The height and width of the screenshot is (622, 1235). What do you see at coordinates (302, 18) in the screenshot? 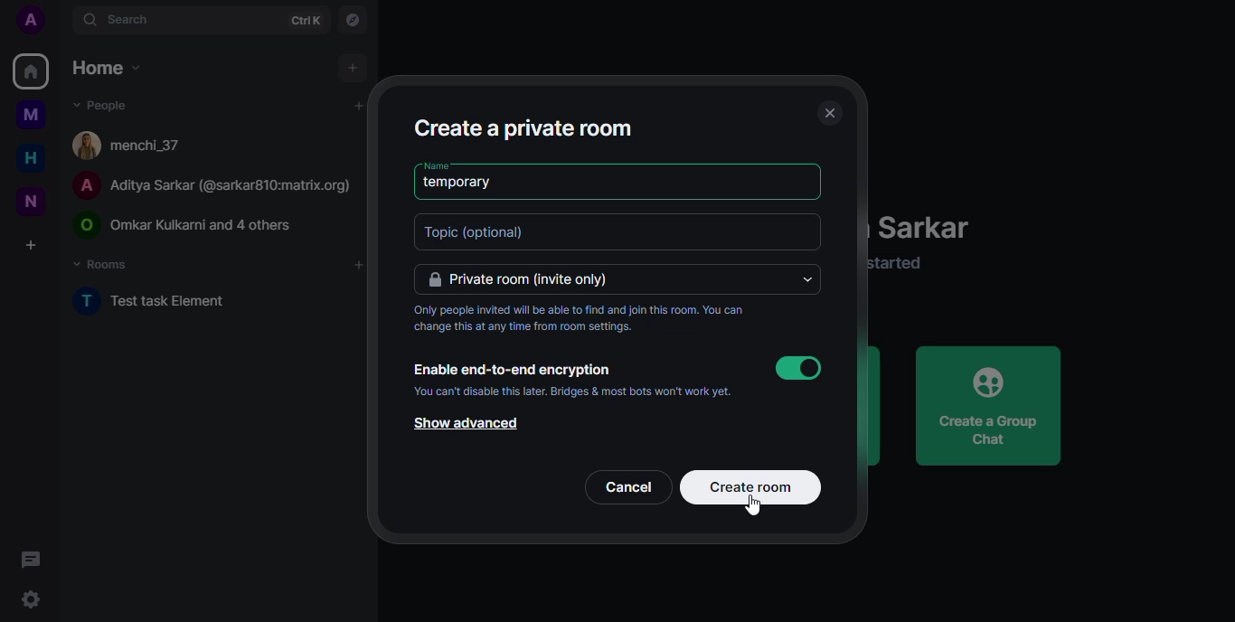
I see `ctrlK` at bounding box center [302, 18].